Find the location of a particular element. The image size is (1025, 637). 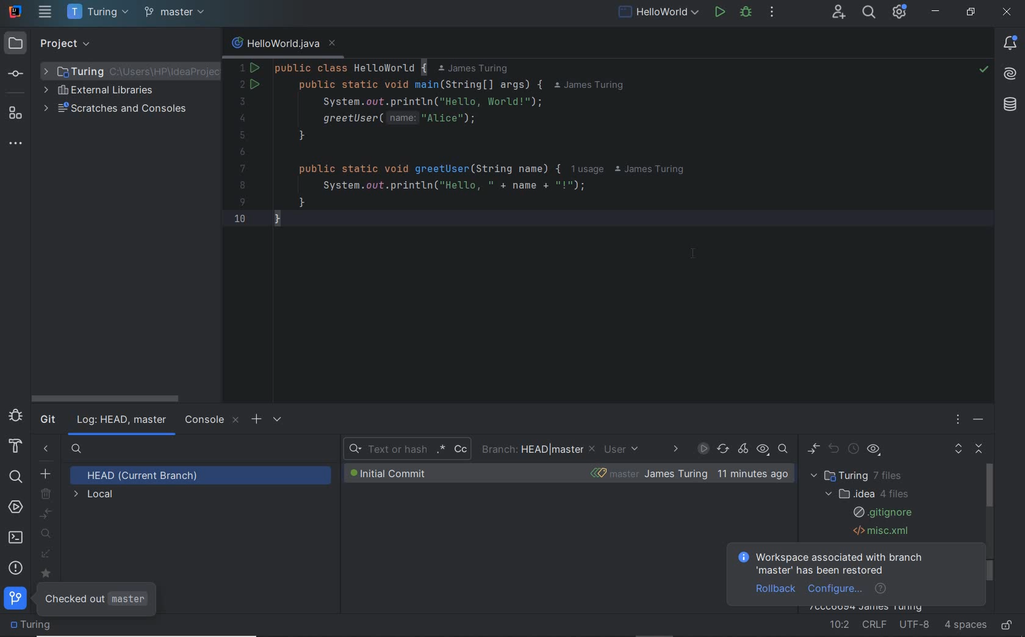

external libraries is located at coordinates (105, 91).